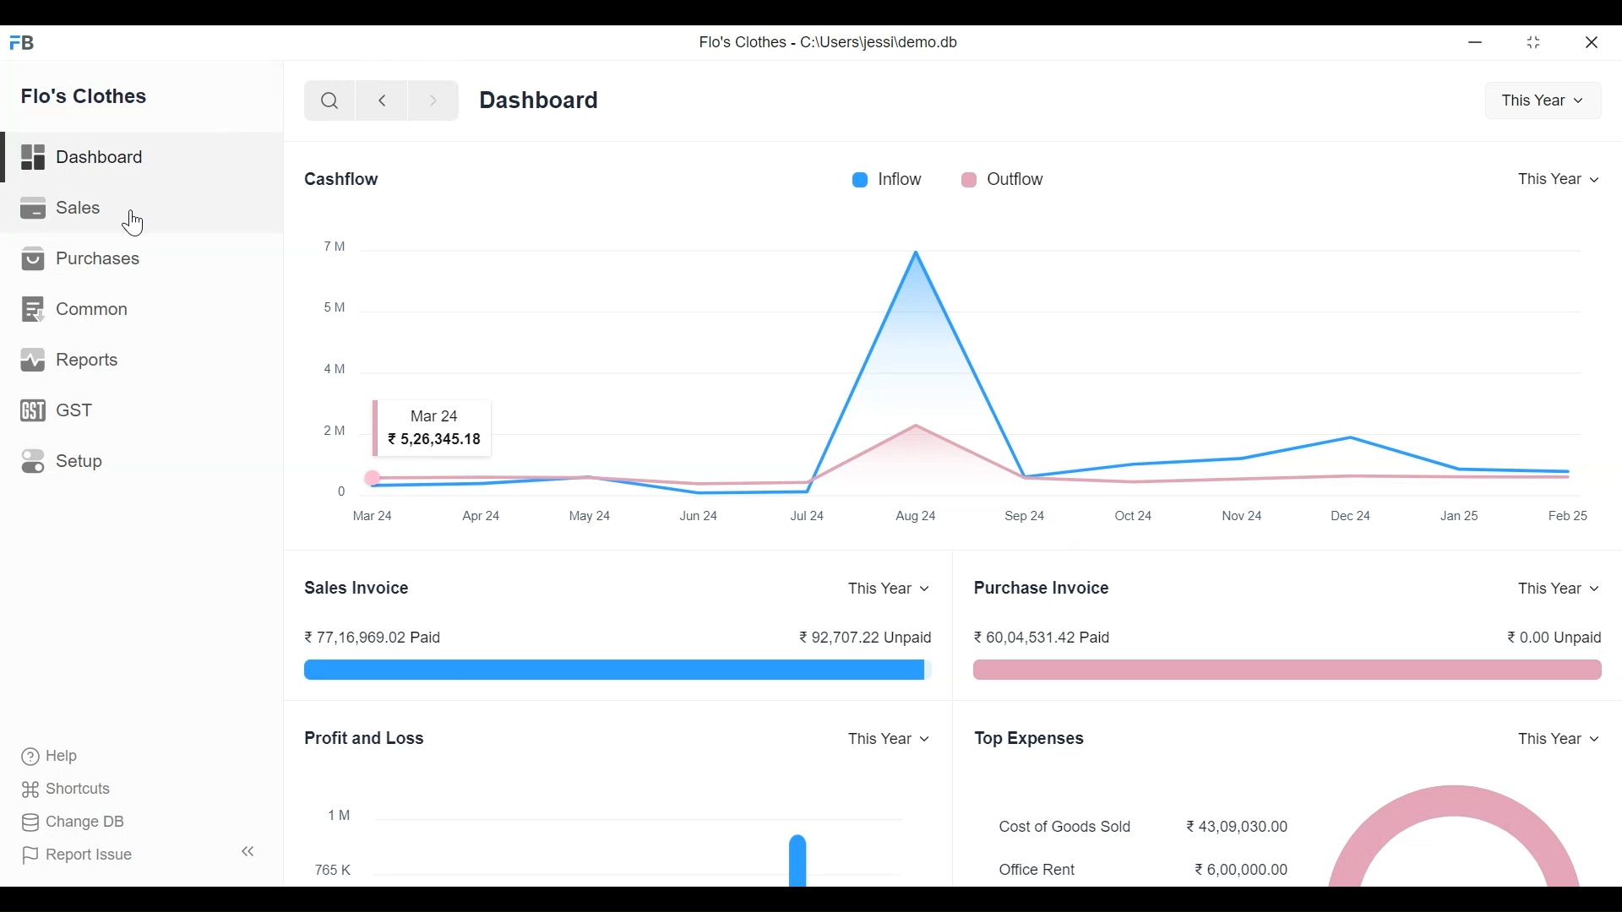  I want to click on Navigate Back, so click(381, 101).